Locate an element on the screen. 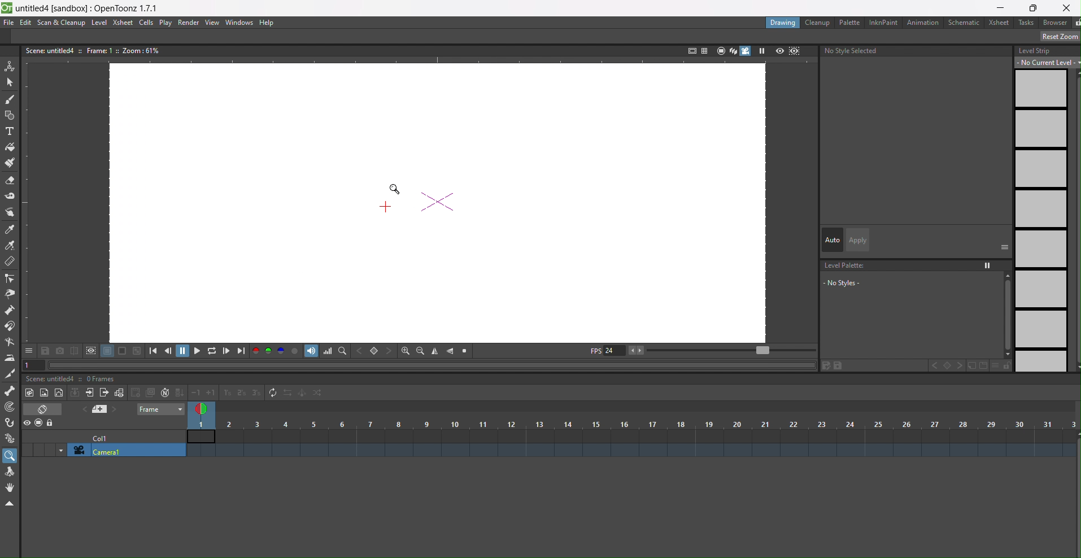  skeleton tool is located at coordinates (11, 392).